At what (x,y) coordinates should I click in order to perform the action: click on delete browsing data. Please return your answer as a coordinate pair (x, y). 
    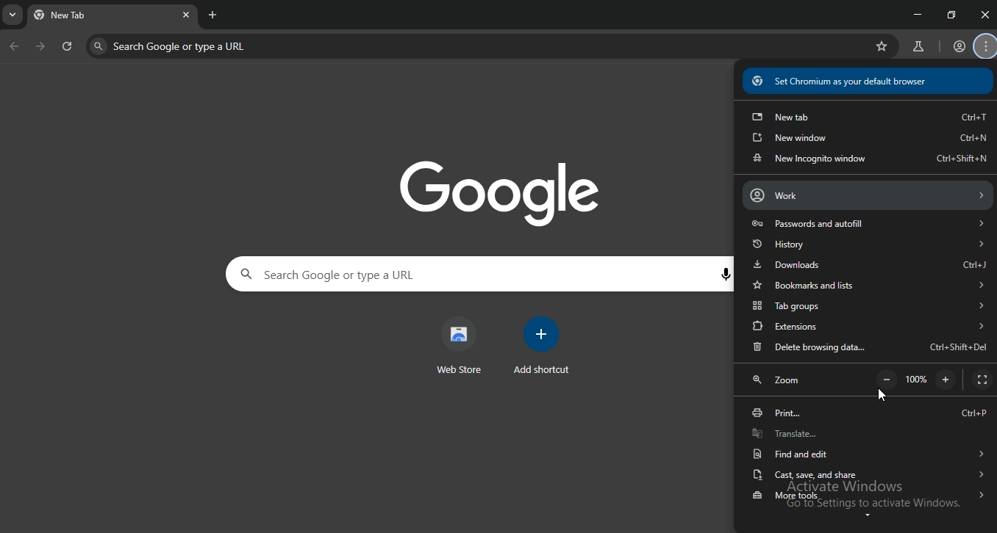
    Looking at the image, I should click on (867, 347).